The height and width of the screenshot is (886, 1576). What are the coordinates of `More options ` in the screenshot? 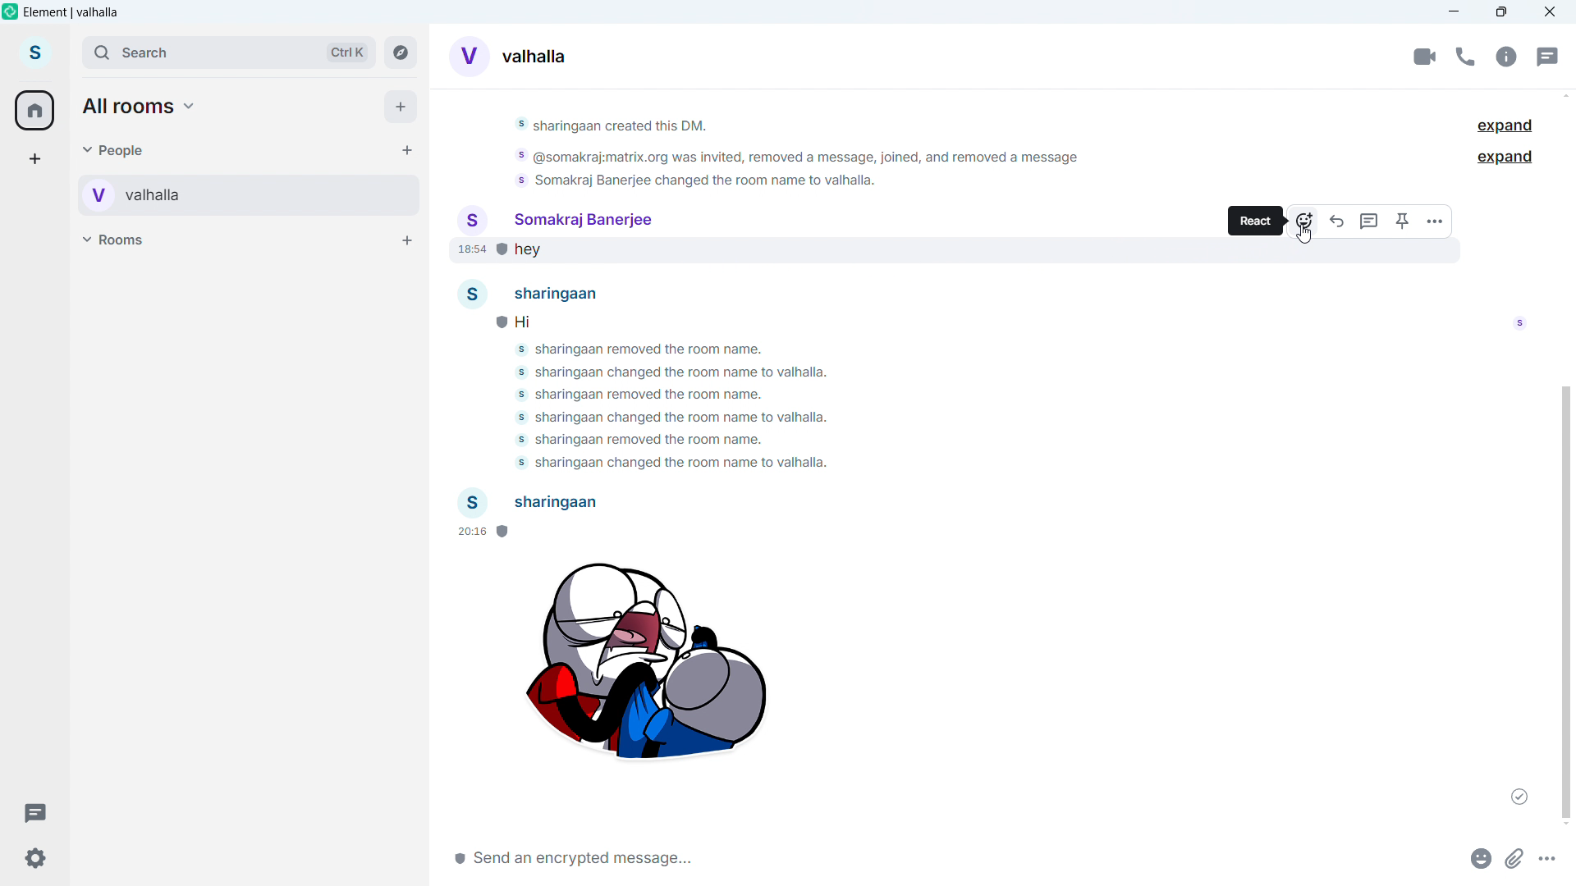 It's located at (1435, 221).